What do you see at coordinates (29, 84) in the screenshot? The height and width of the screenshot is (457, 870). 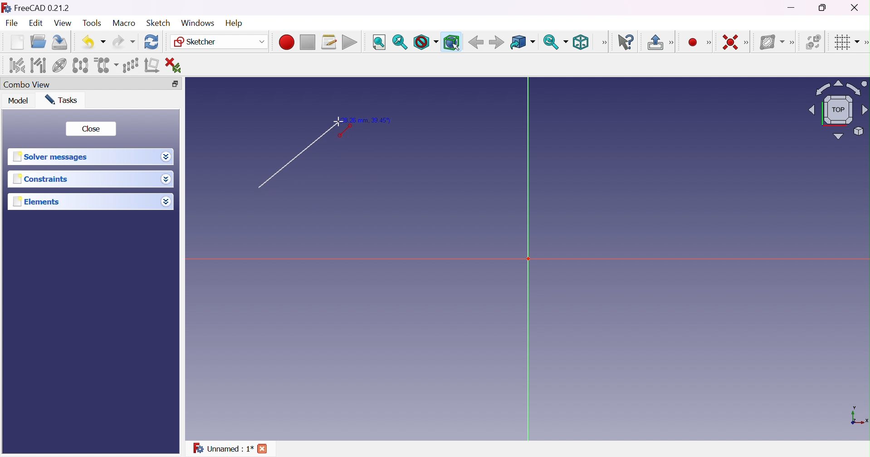 I see `Combo view` at bounding box center [29, 84].